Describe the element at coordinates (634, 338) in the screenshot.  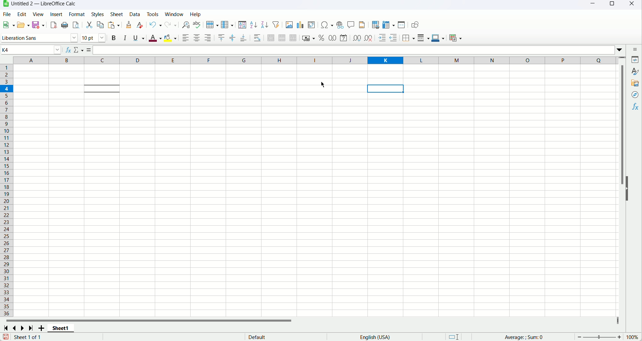
I see `Zoom factor` at that location.